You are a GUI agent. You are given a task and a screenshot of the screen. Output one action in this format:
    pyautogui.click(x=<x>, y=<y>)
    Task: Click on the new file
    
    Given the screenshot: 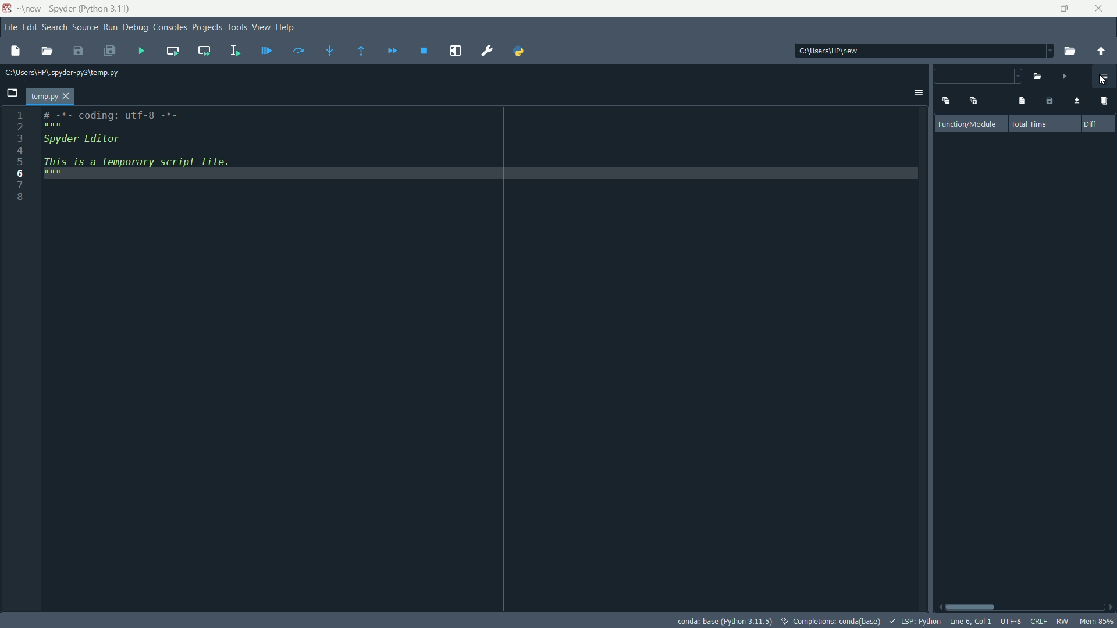 What is the action you would take?
    pyautogui.click(x=15, y=51)
    